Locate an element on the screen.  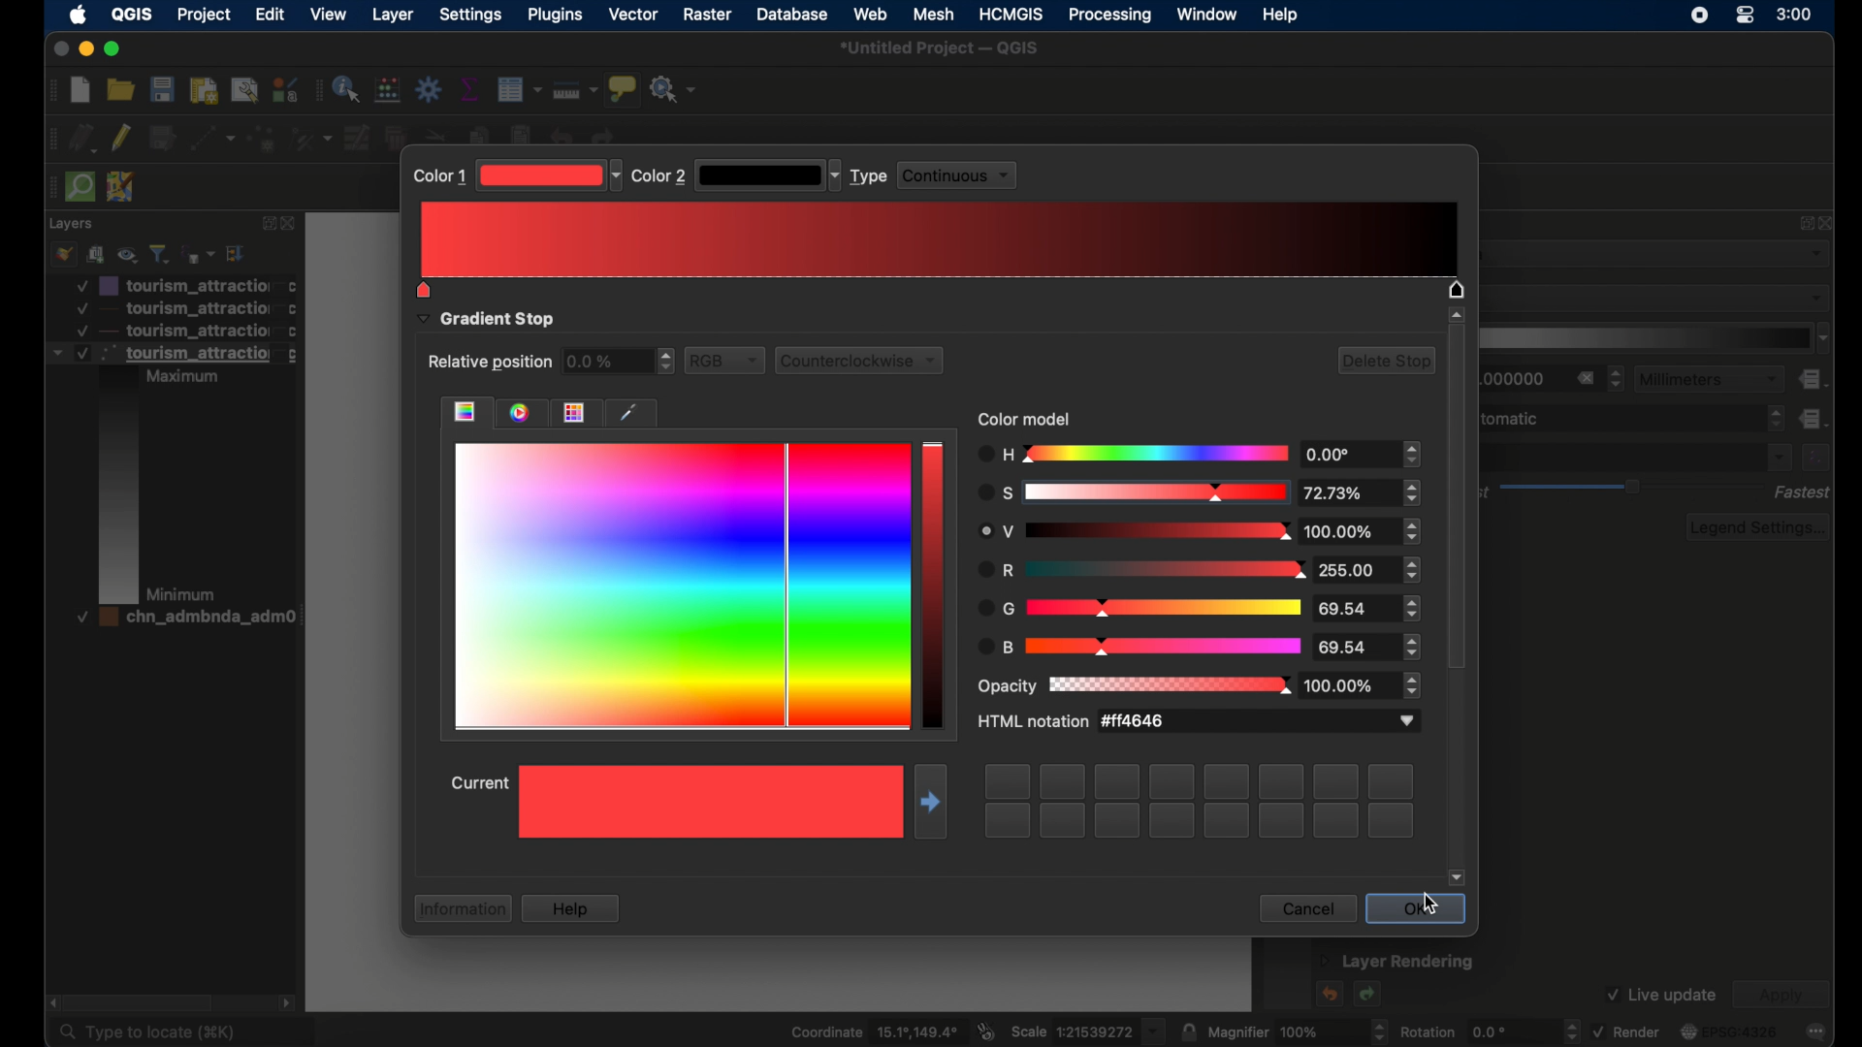
processing is located at coordinates (1108, 16).